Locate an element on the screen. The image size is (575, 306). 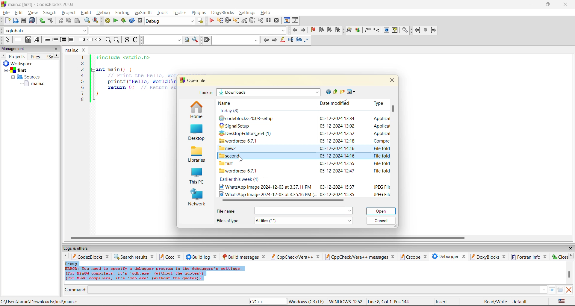
first folder is located at coordinates (228, 163).